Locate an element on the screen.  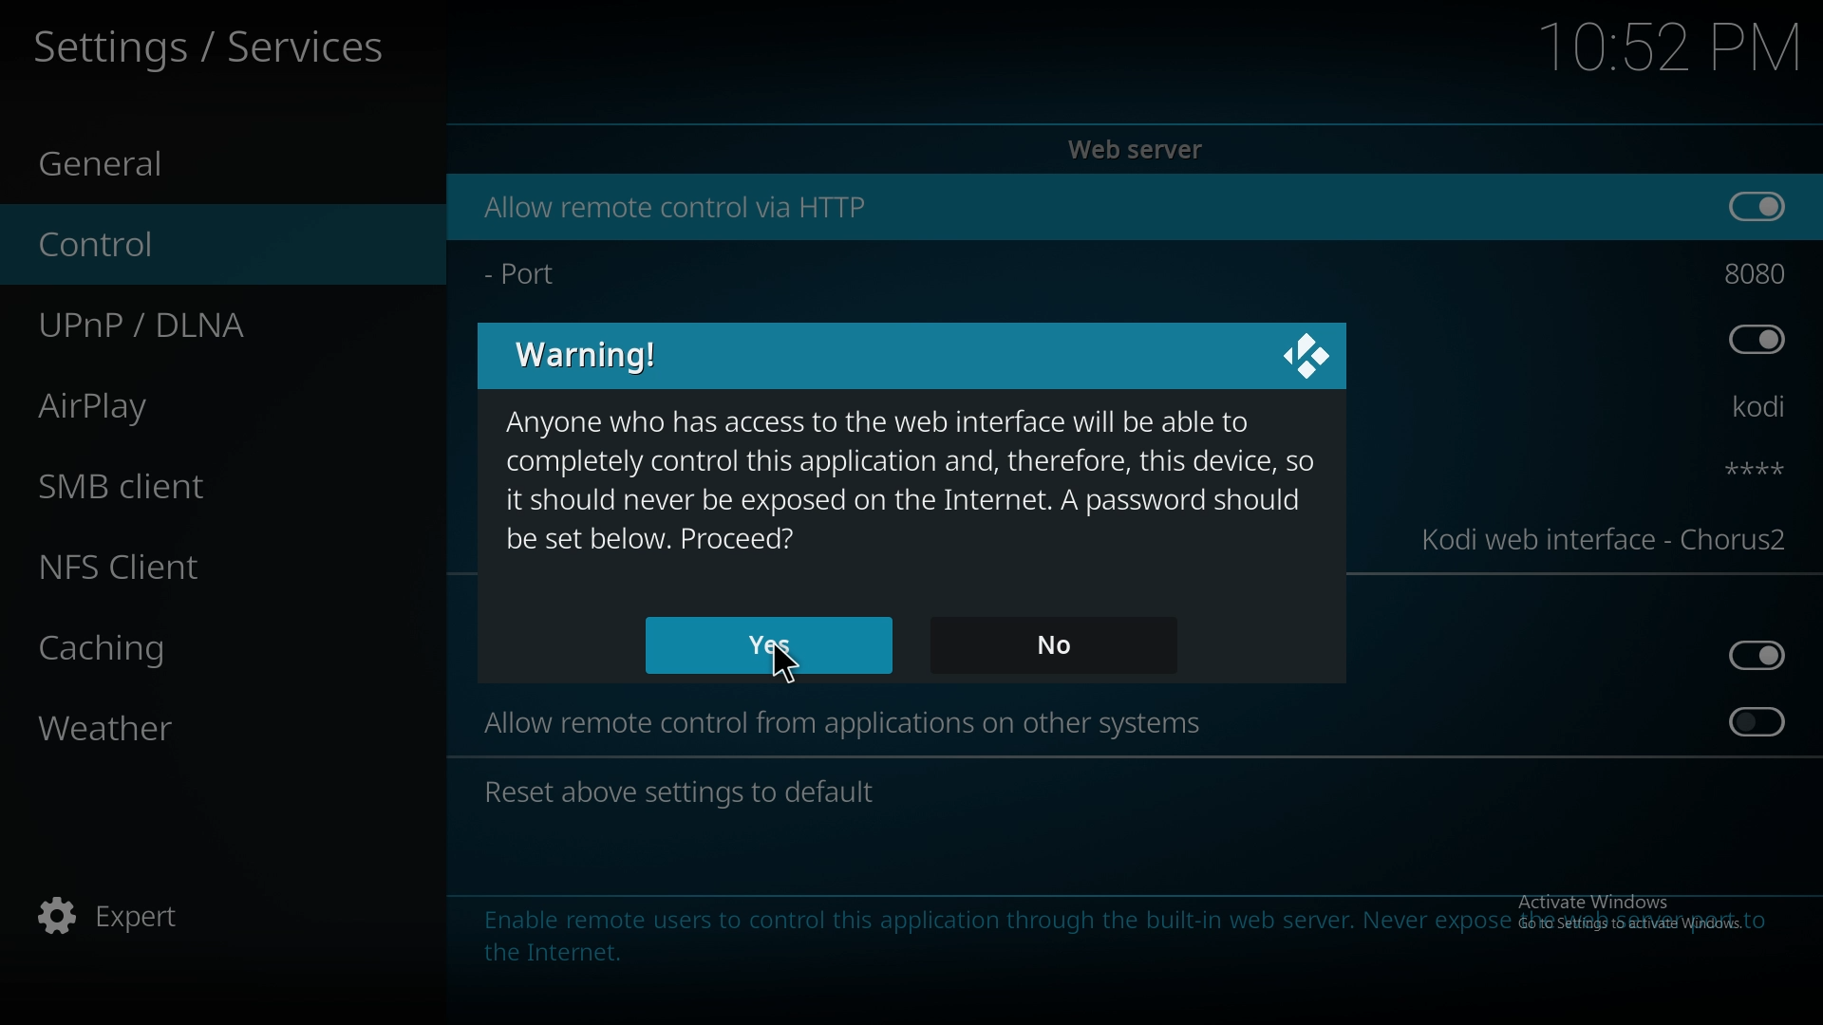
toggle is located at coordinates (1757, 339).